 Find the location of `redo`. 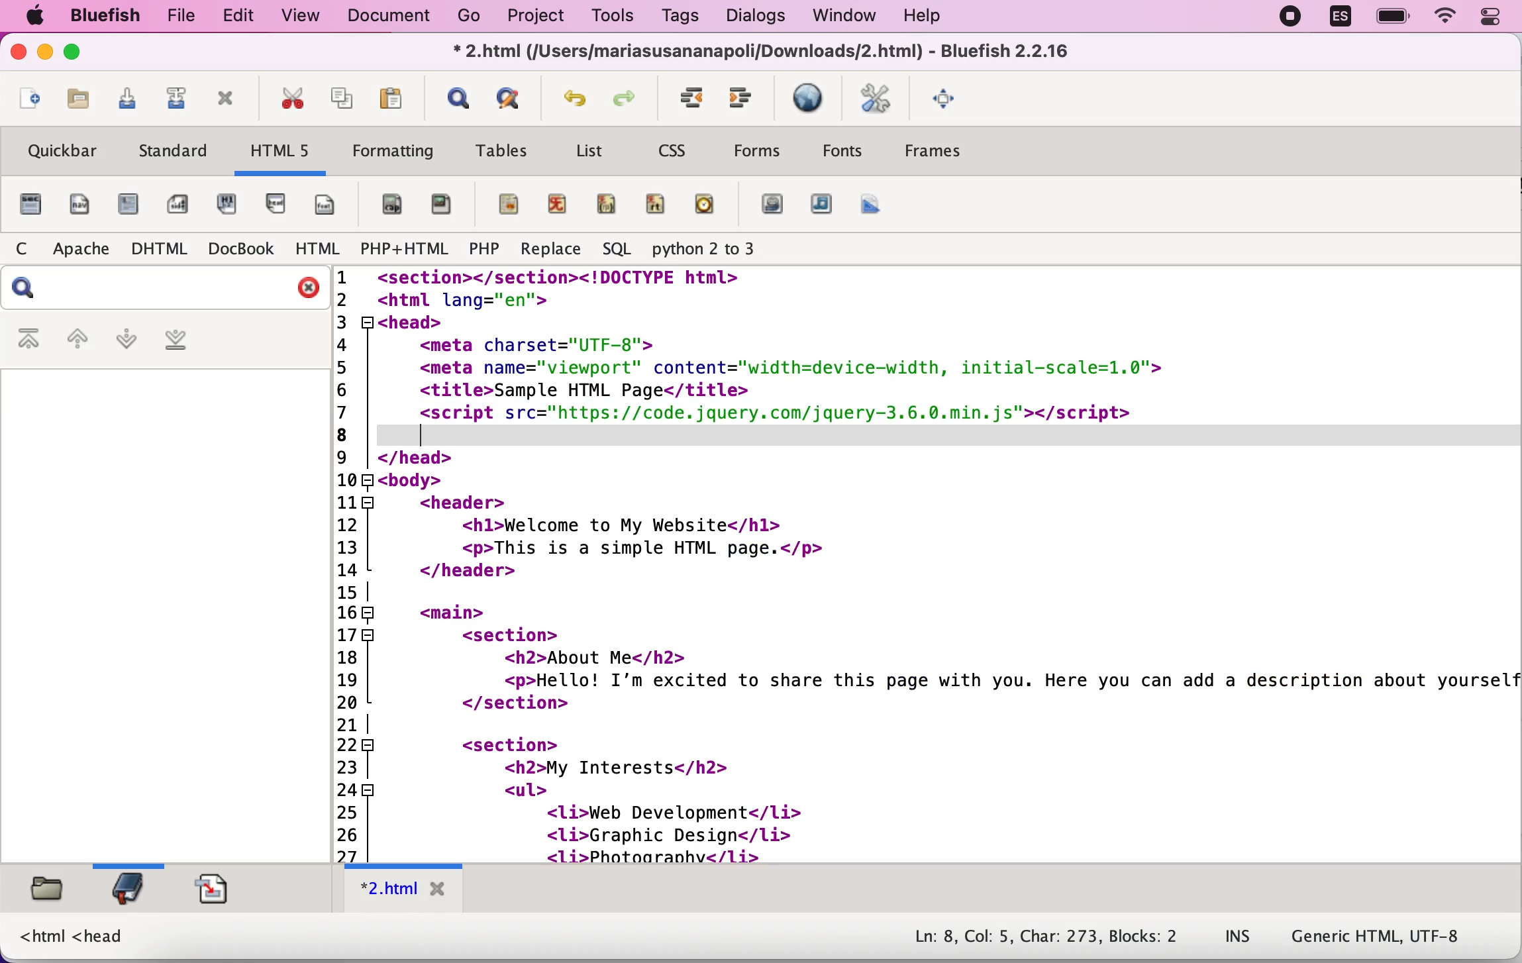

redo is located at coordinates (633, 99).